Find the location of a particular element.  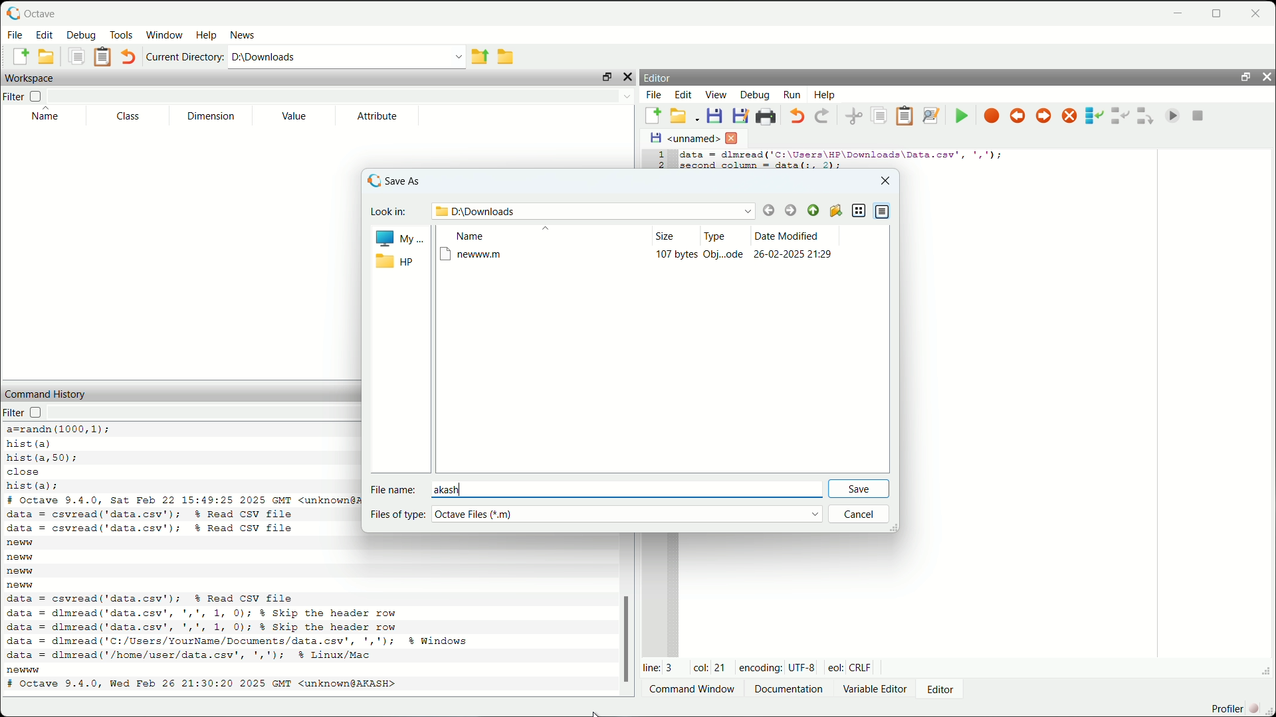

filter input field is located at coordinates (209, 414).